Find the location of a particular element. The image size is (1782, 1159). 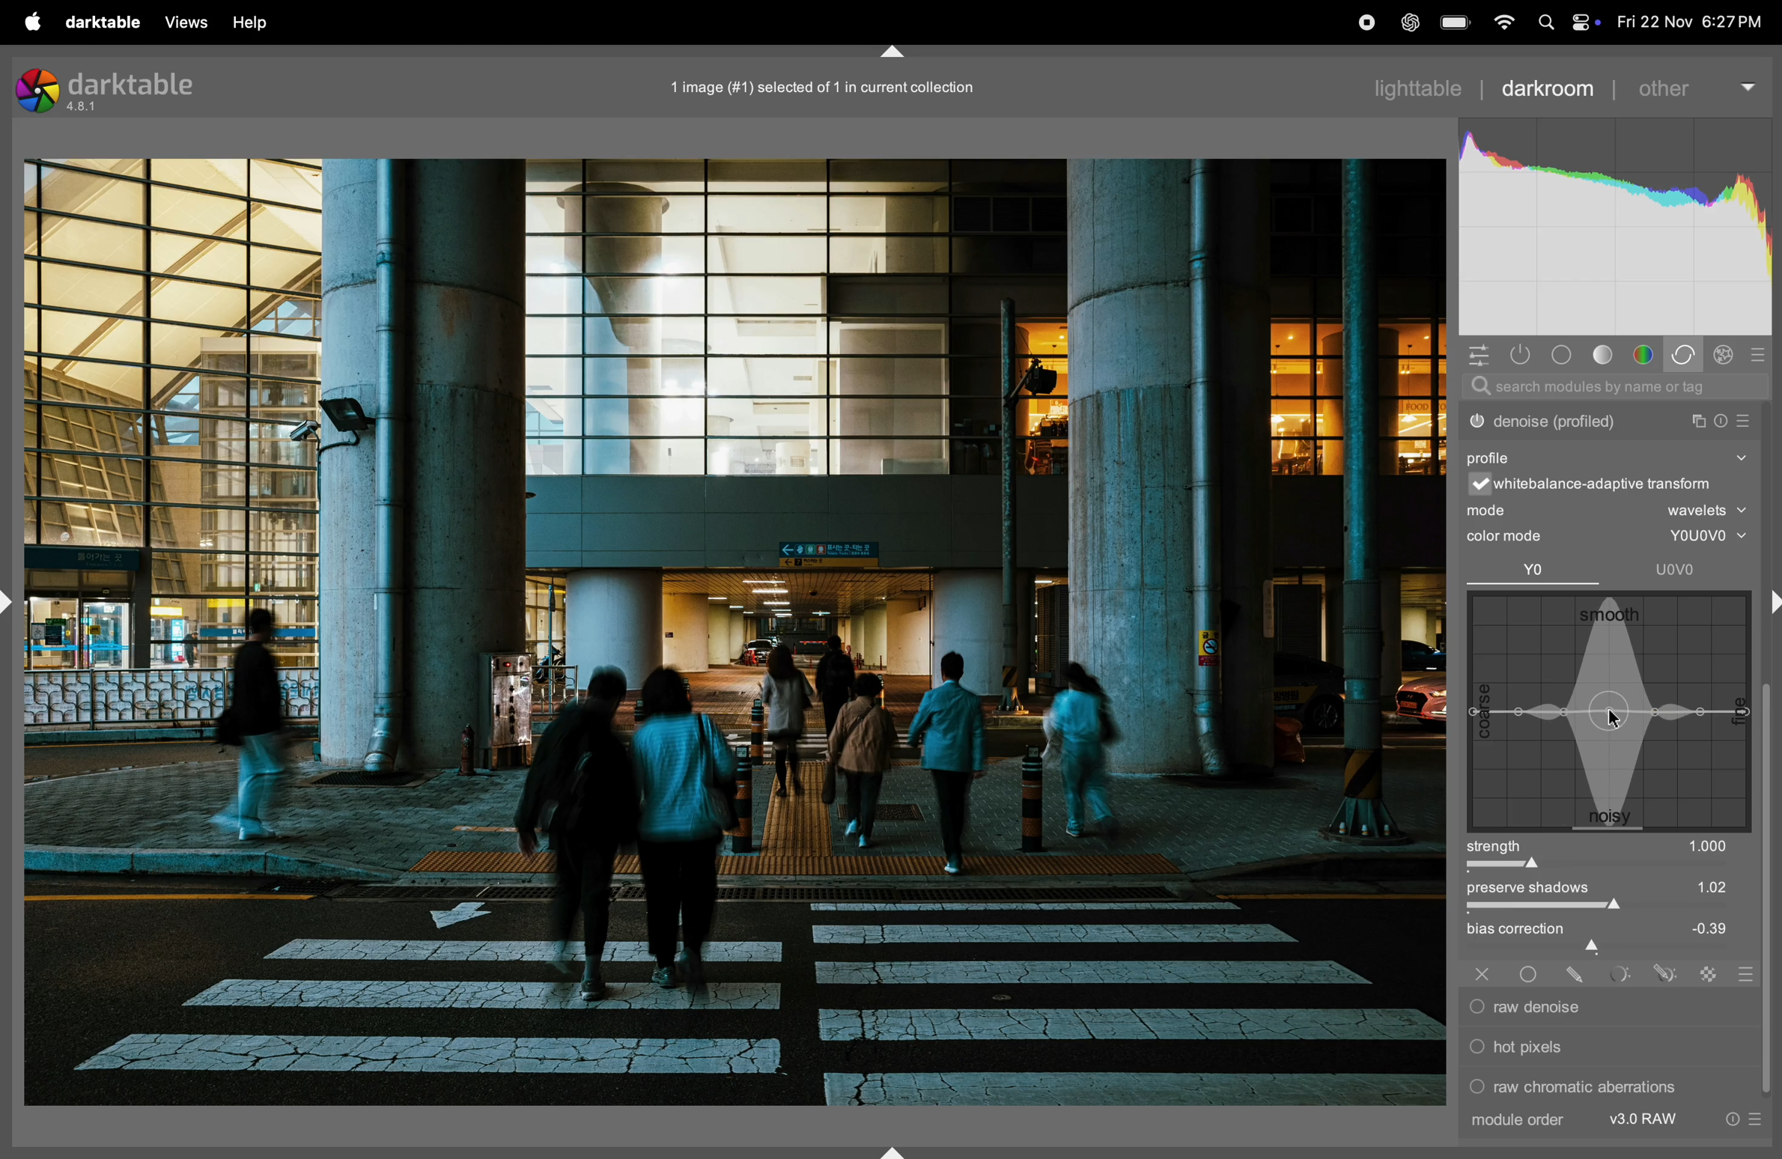

blending options is located at coordinates (1745, 973).